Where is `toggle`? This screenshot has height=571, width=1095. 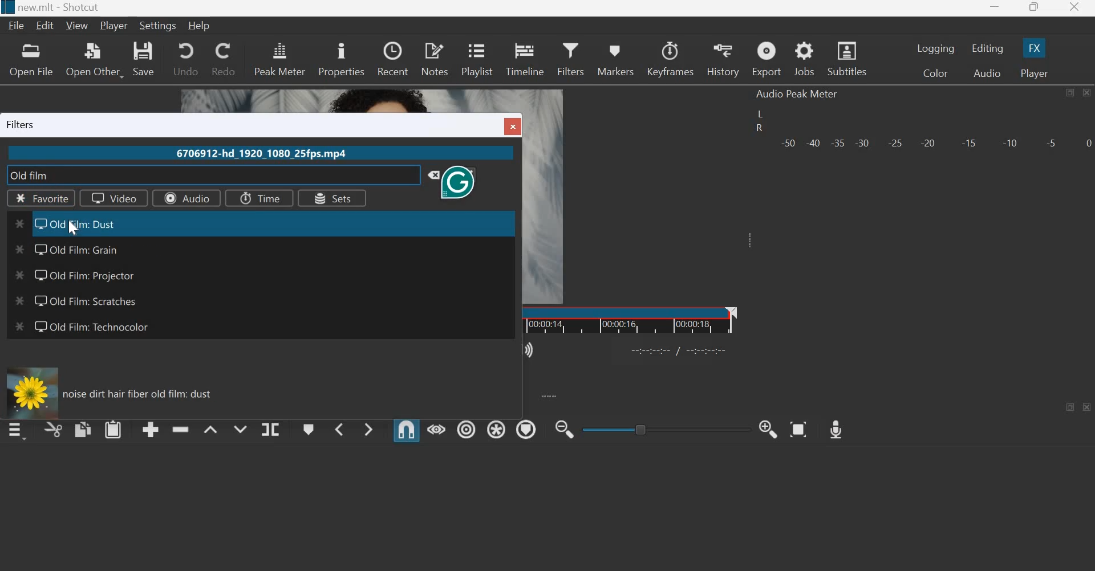 toggle is located at coordinates (667, 428).